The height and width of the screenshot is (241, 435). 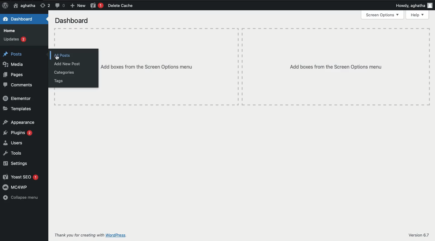 I want to click on Pages, so click(x=13, y=74).